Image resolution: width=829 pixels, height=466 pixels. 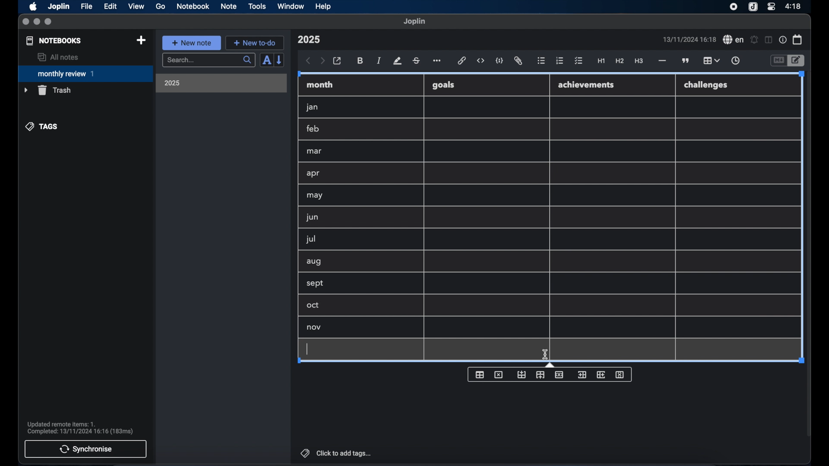 What do you see at coordinates (314, 327) in the screenshot?
I see `nove` at bounding box center [314, 327].